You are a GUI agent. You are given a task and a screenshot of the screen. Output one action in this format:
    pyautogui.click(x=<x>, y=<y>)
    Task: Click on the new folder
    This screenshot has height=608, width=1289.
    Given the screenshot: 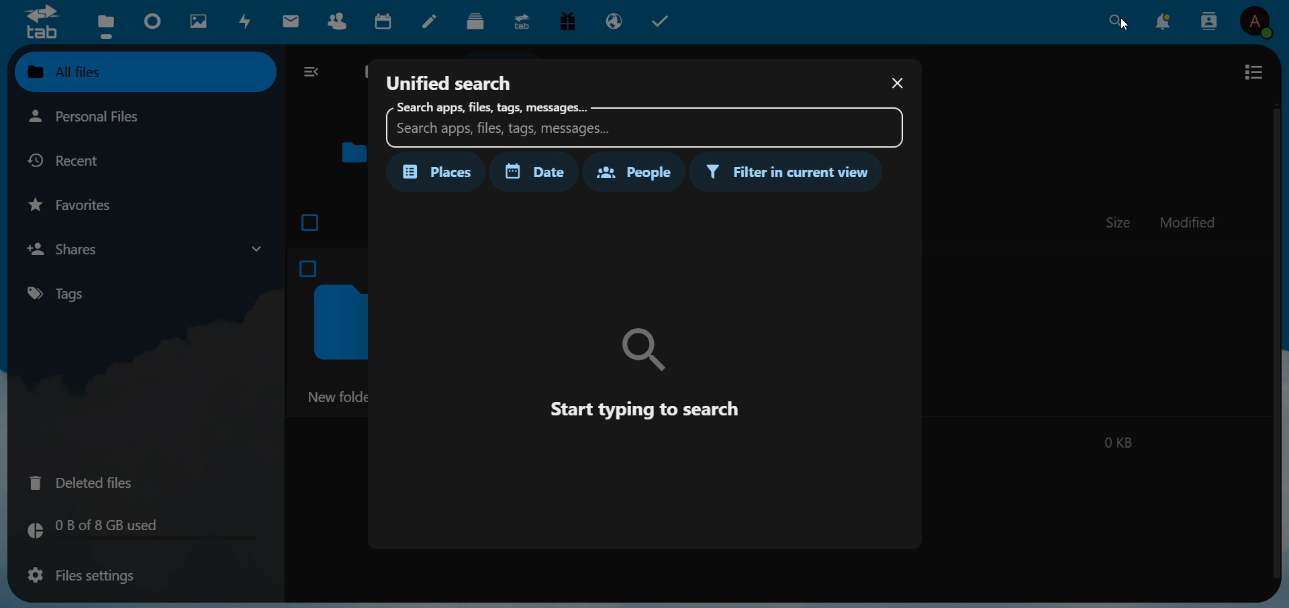 What is the action you would take?
    pyautogui.click(x=334, y=399)
    